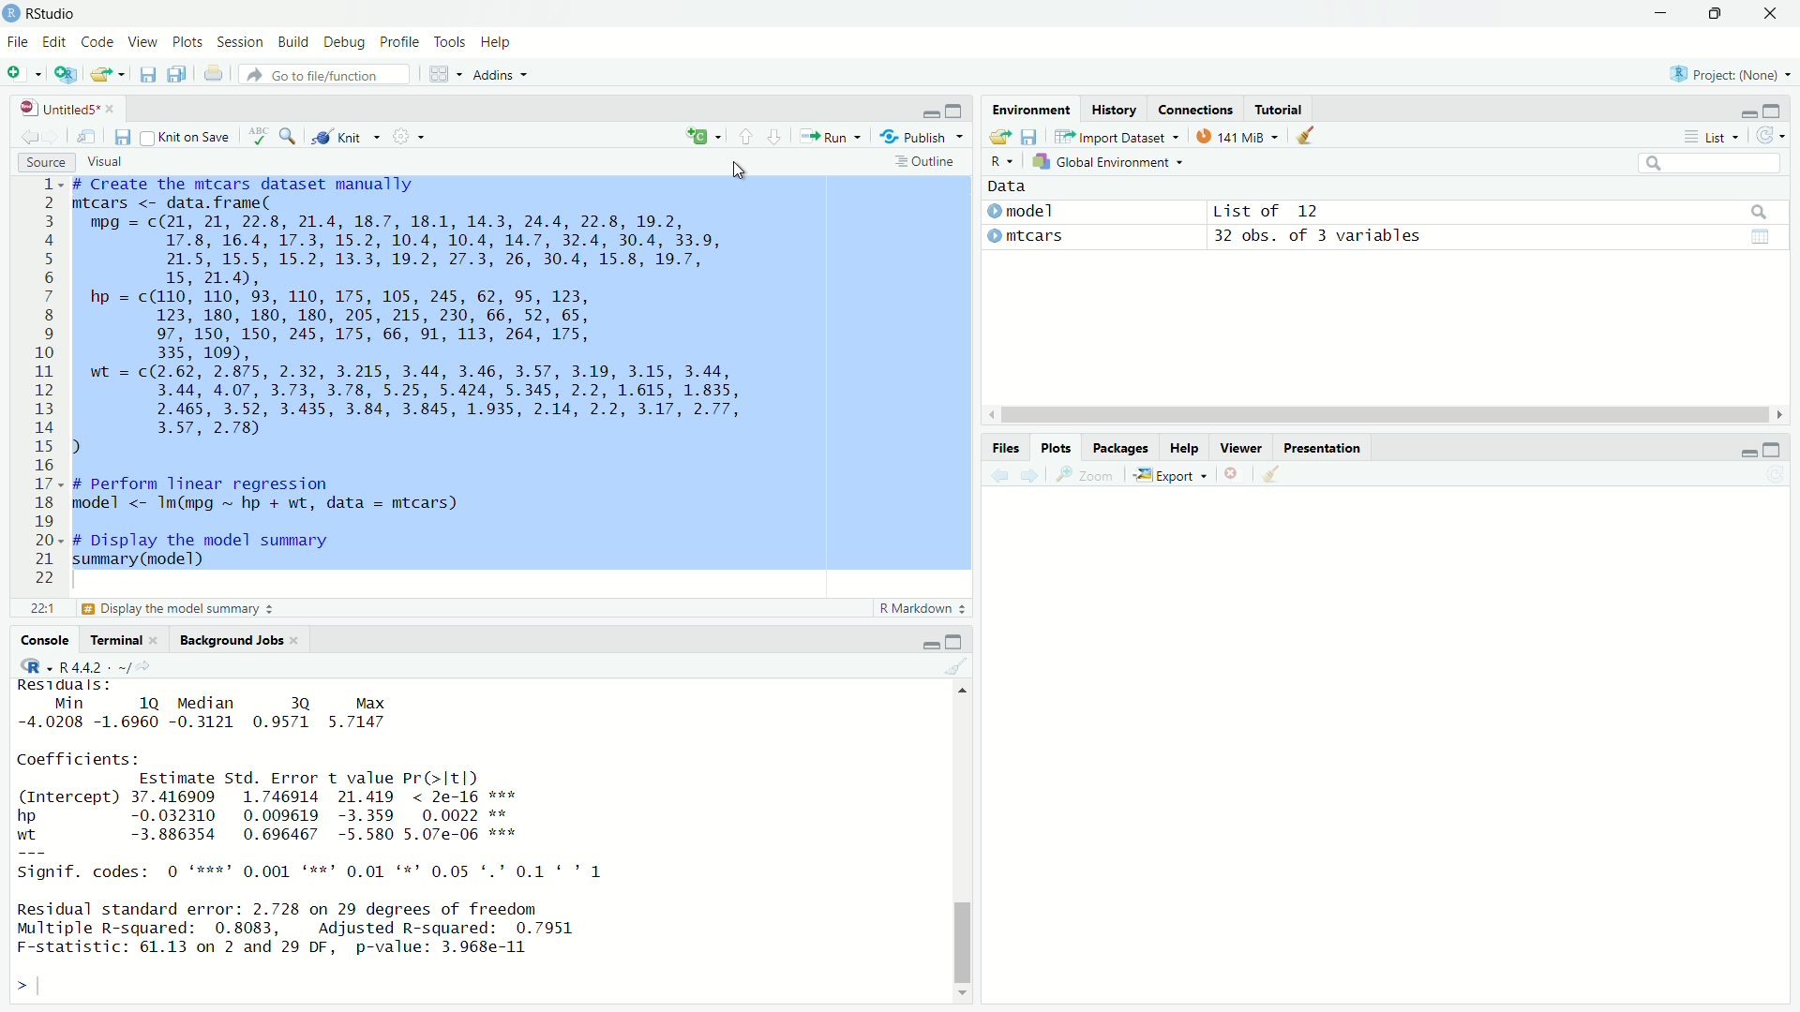 This screenshot has height=1012, width=1800. I want to click on view data, so click(1762, 238).